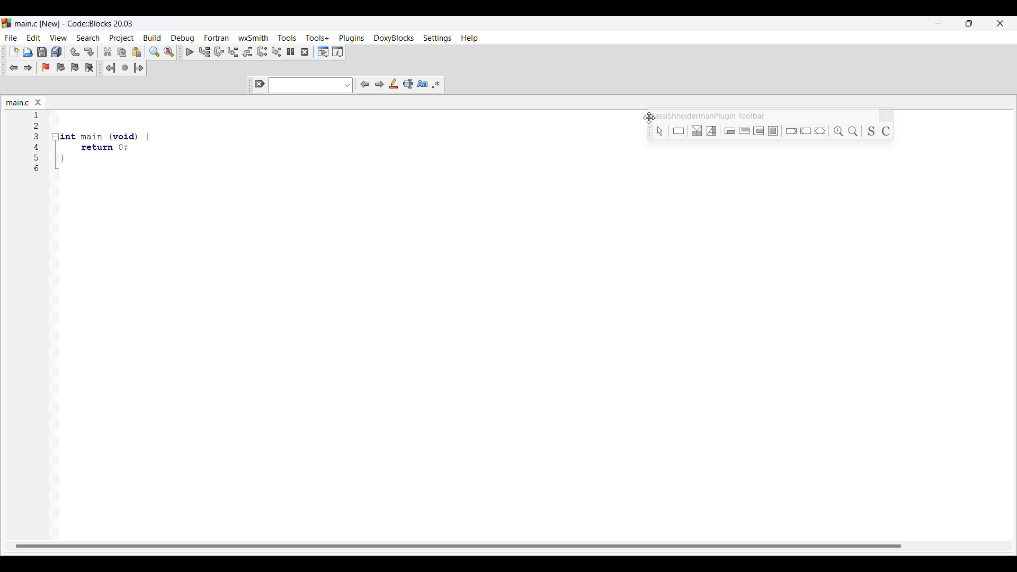  Describe the element at coordinates (939, 23) in the screenshot. I see `Minimize` at that location.